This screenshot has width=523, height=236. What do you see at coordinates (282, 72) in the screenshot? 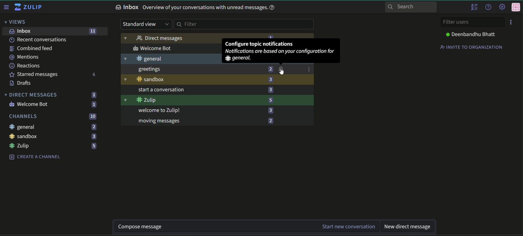
I see `cursor` at bounding box center [282, 72].